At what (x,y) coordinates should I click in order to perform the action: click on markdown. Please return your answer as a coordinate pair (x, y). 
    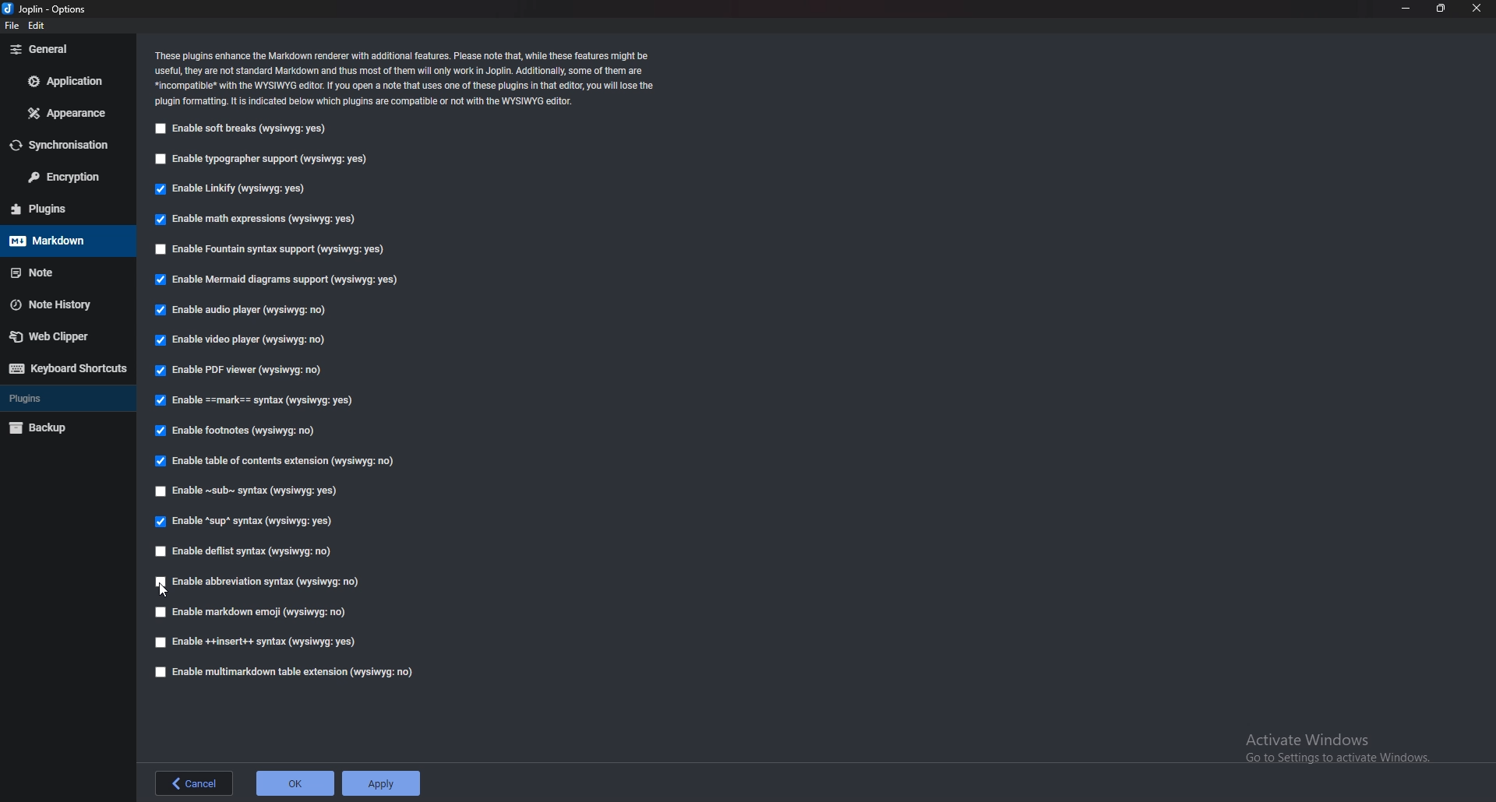
    Looking at the image, I should click on (68, 241).